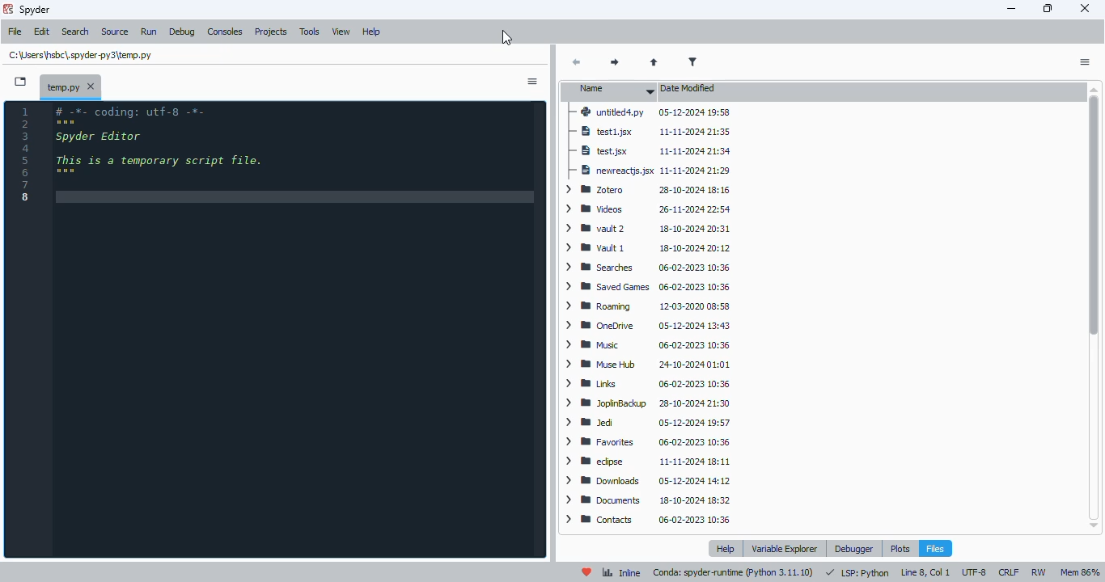 This screenshot has height=582, width=1105. Describe the element at coordinates (694, 62) in the screenshot. I see `filter filenames` at that location.